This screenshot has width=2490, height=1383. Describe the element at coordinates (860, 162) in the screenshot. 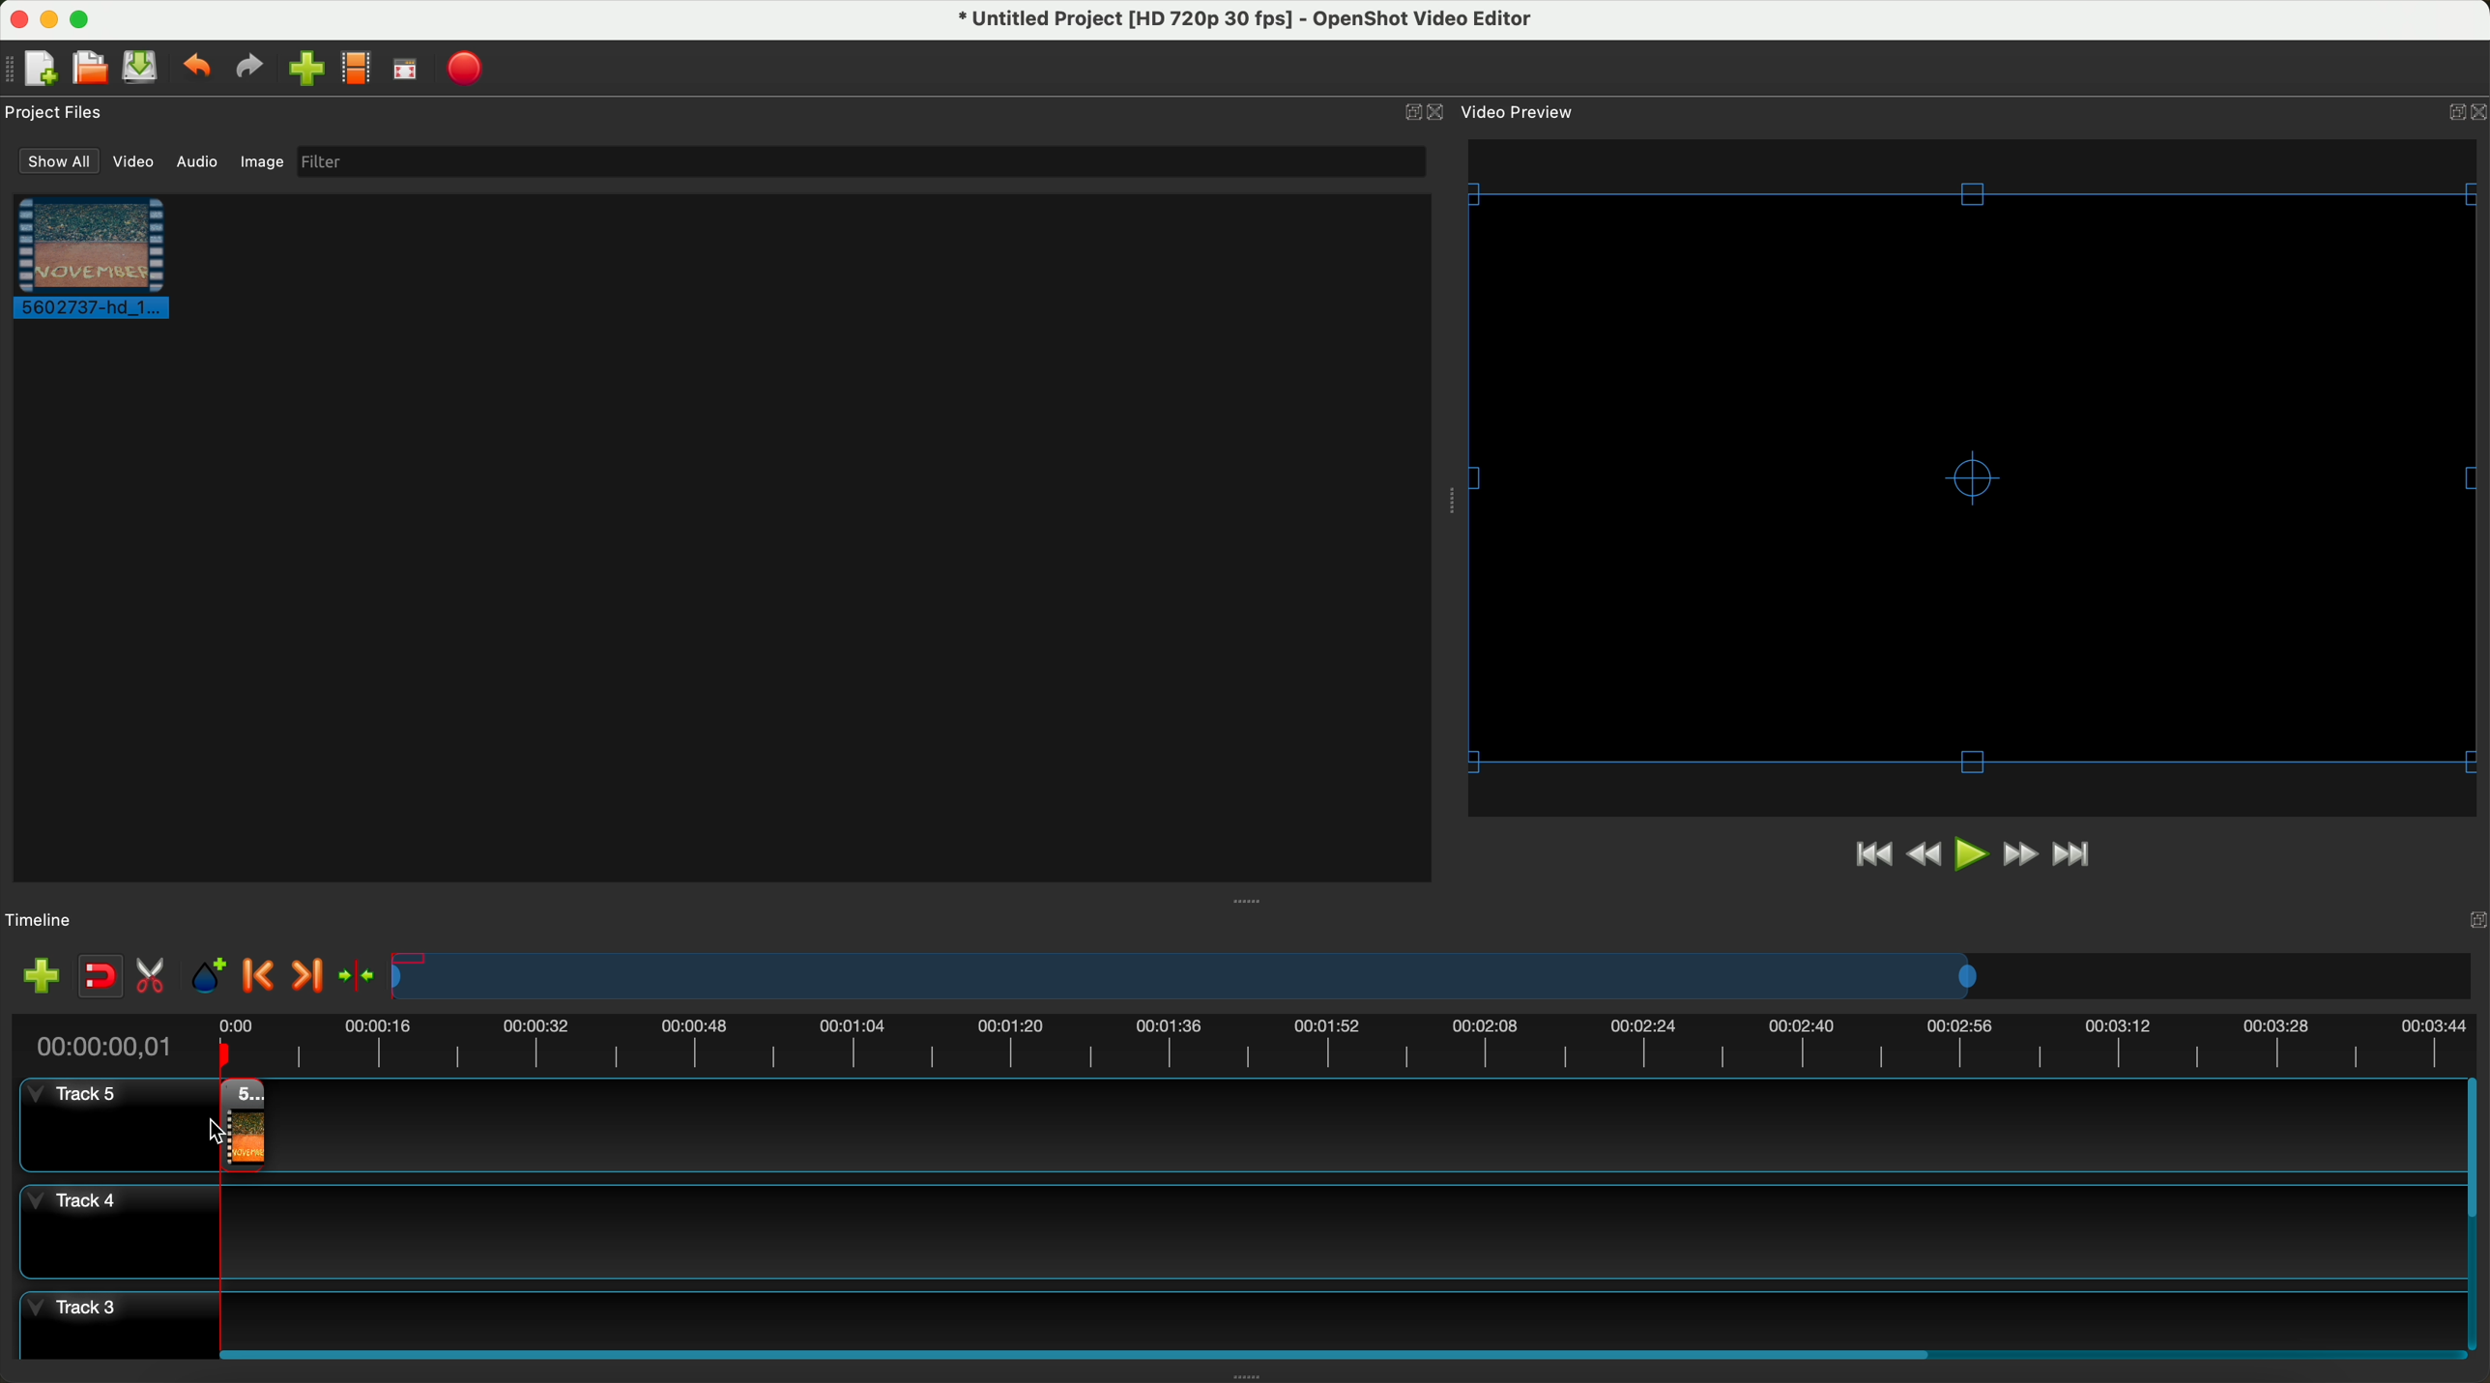

I see `filter` at that location.